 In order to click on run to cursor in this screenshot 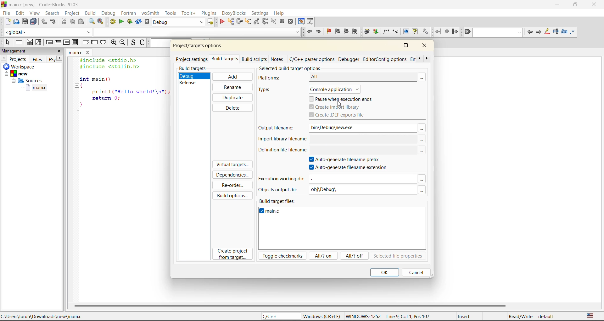, I will do `click(231, 22)`.